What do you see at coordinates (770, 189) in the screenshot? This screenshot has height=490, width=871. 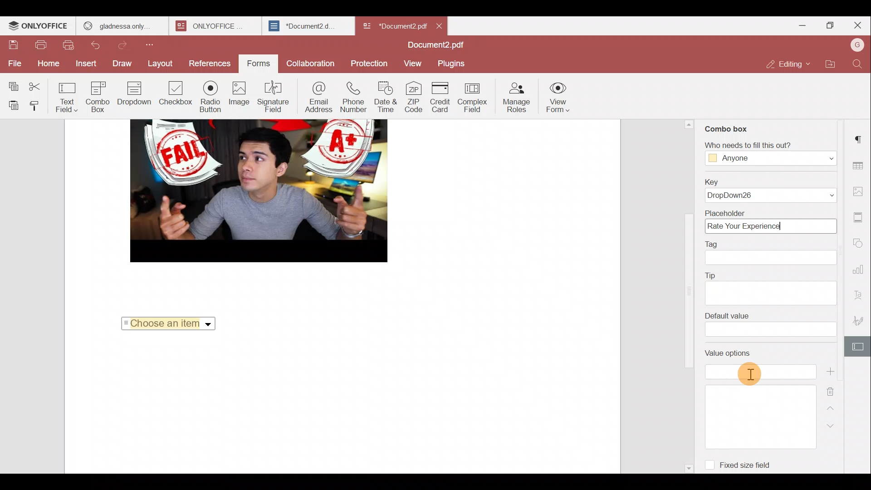 I see `Key` at bounding box center [770, 189].